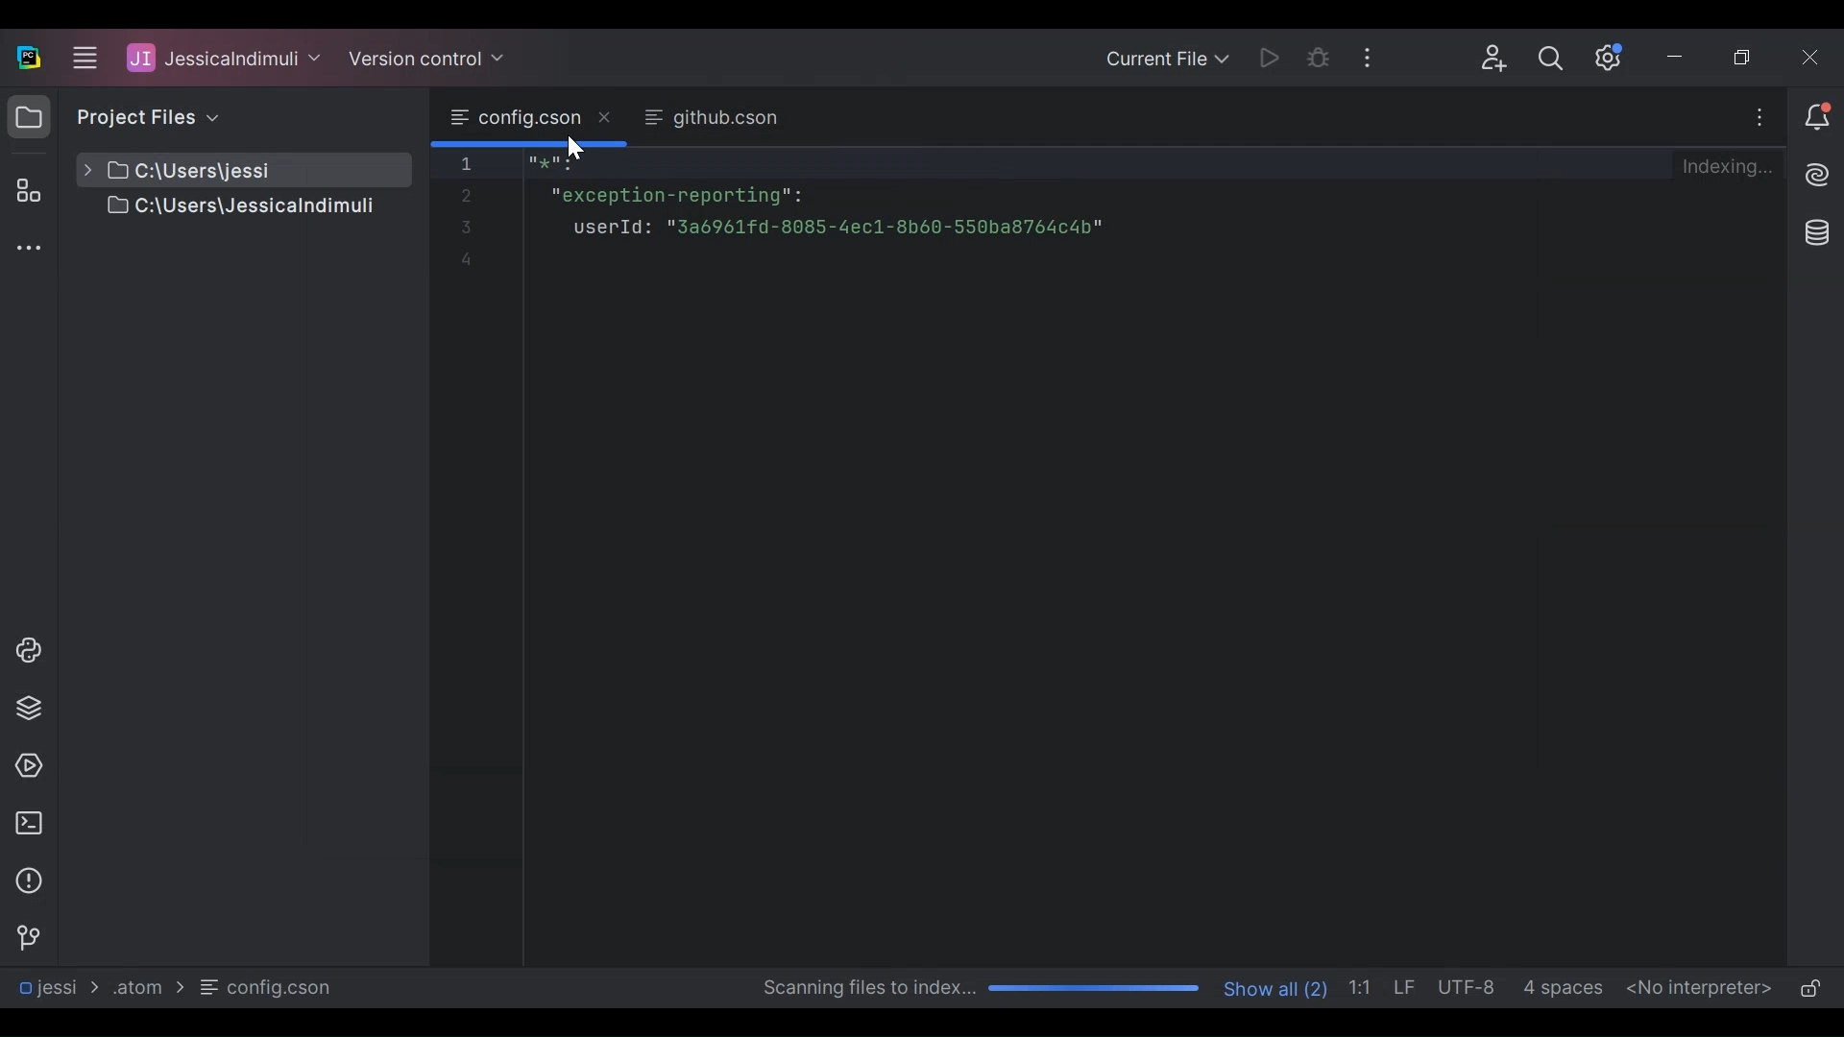 The image size is (1844, 1037). What do you see at coordinates (1494, 60) in the screenshot?
I see `Code with me` at bounding box center [1494, 60].